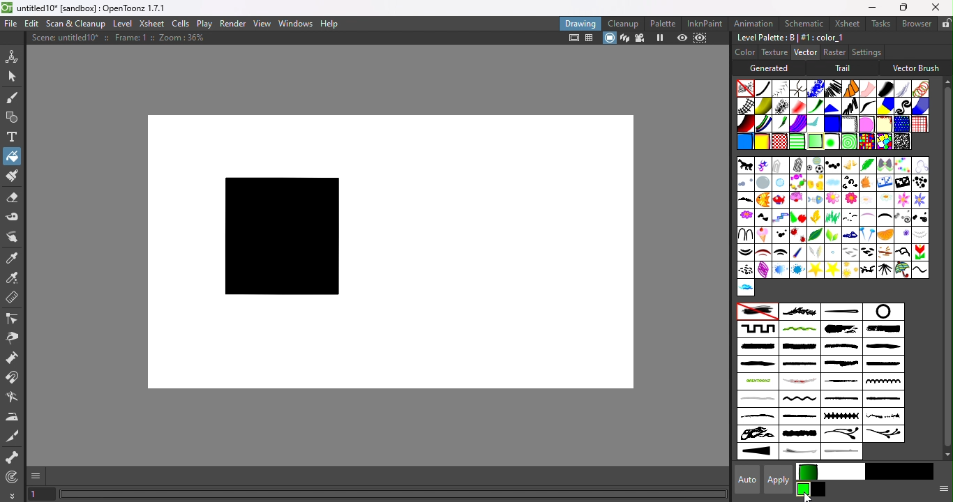  Describe the element at coordinates (781, 106) in the screenshot. I see `Chalk` at that location.